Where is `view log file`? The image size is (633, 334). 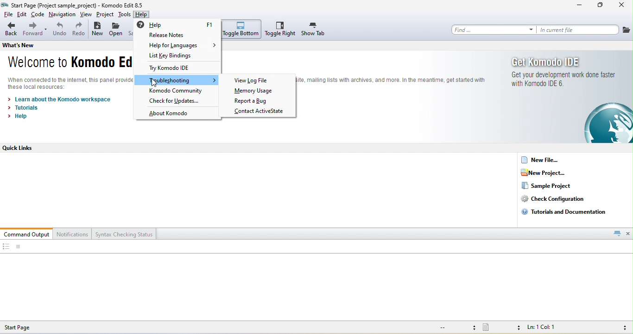
view log file is located at coordinates (253, 80).